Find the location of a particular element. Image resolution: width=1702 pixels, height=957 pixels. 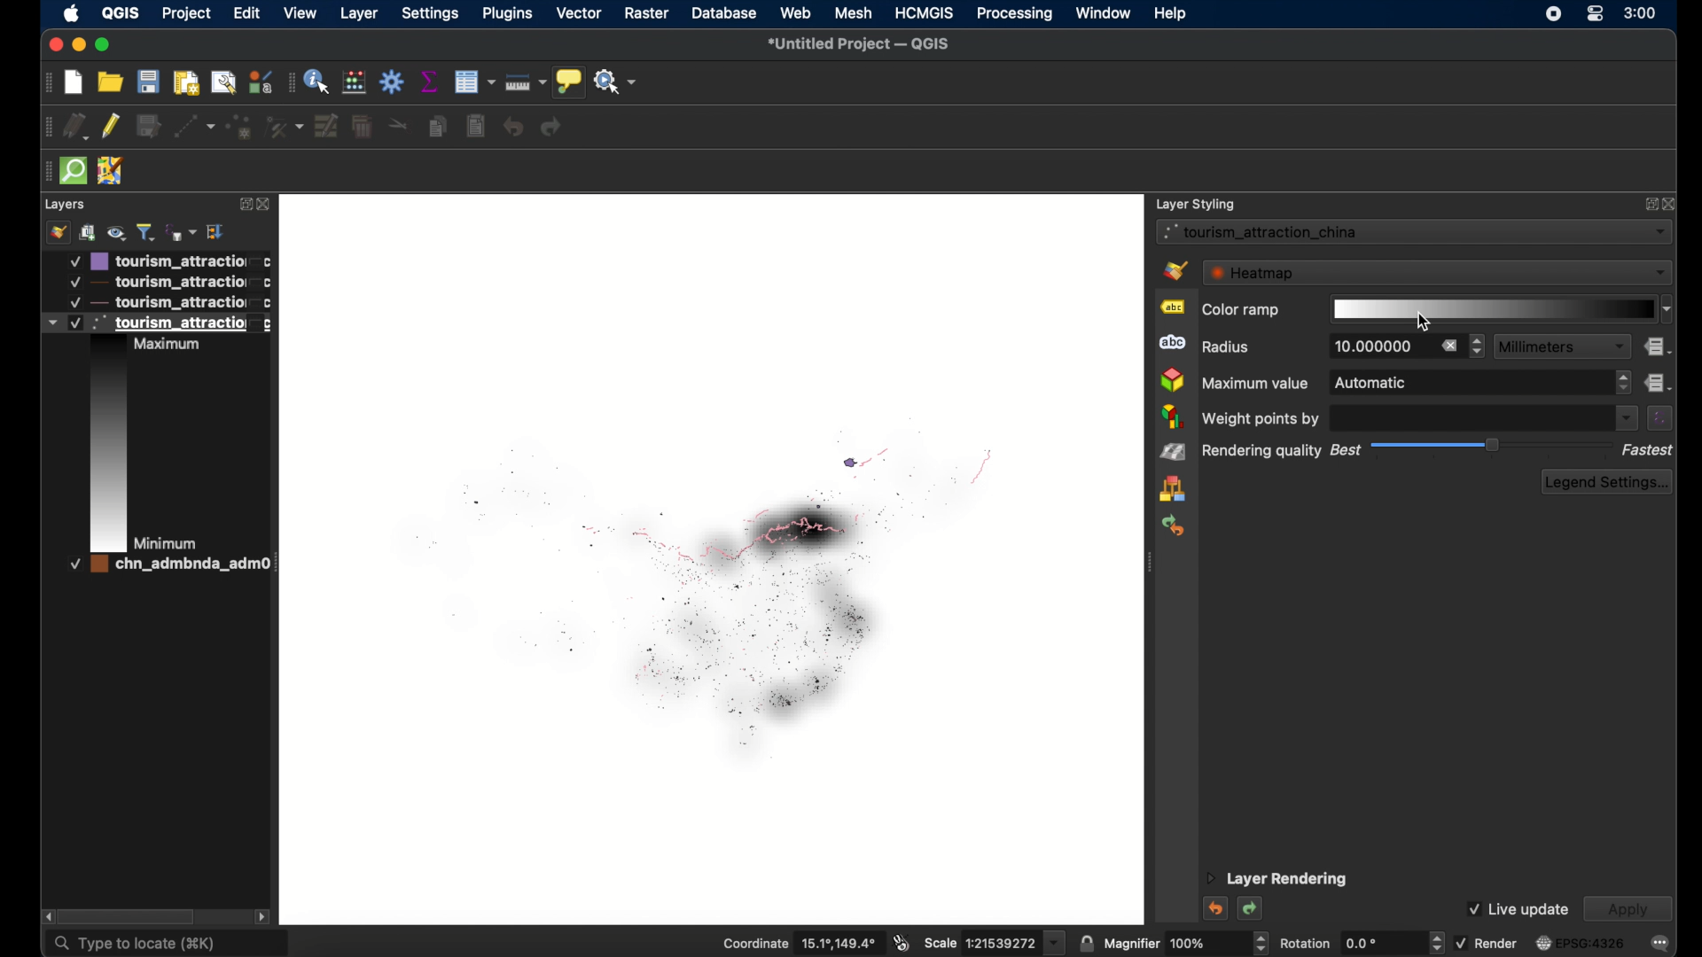

print layout is located at coordinates (187, 83).